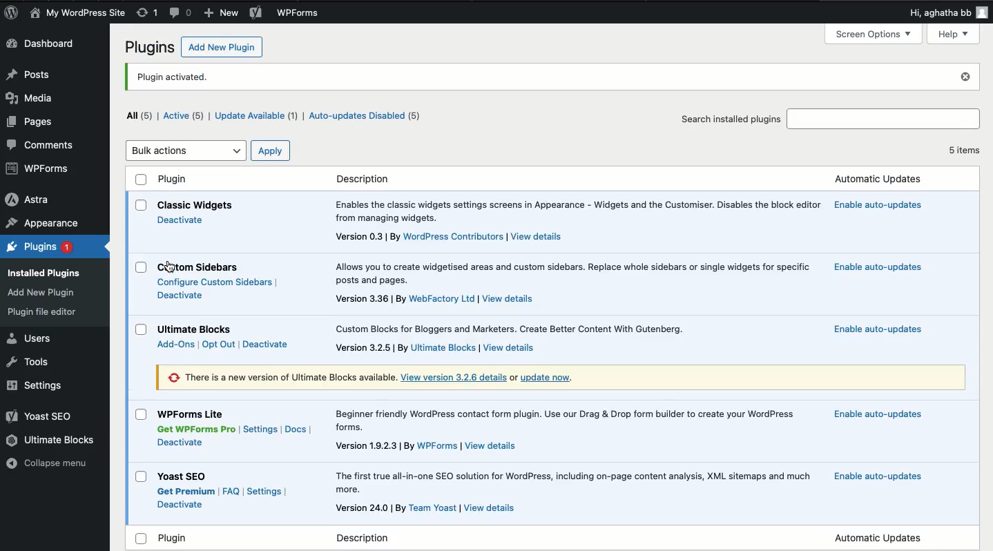  I want to click on Settings, so click(264, 491).